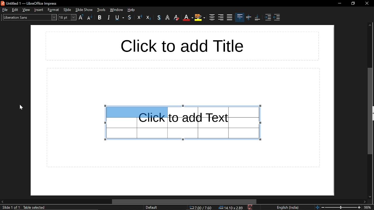 This screenshot has height=210, width=374. Describe the element at coordinates (67, 18) in the screenshot. I see `text size` at that location.